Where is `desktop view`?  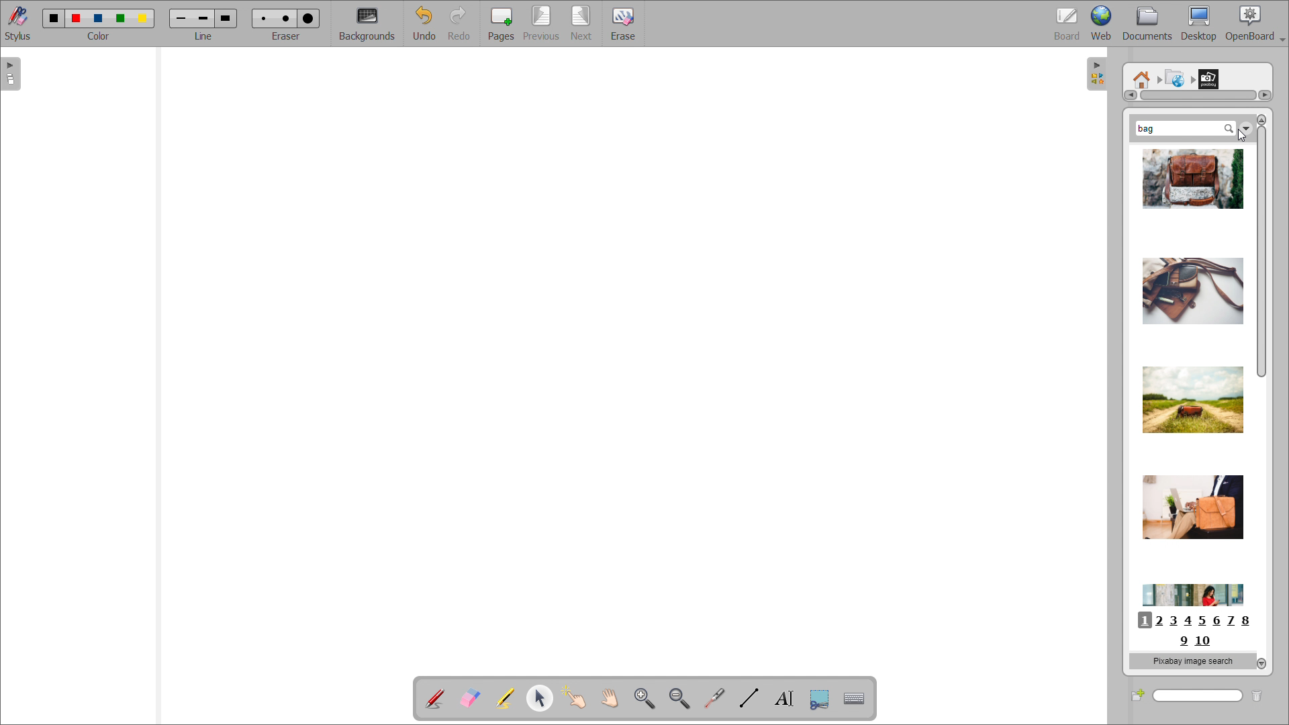
desktop view is located at coordinates (1200, 23).